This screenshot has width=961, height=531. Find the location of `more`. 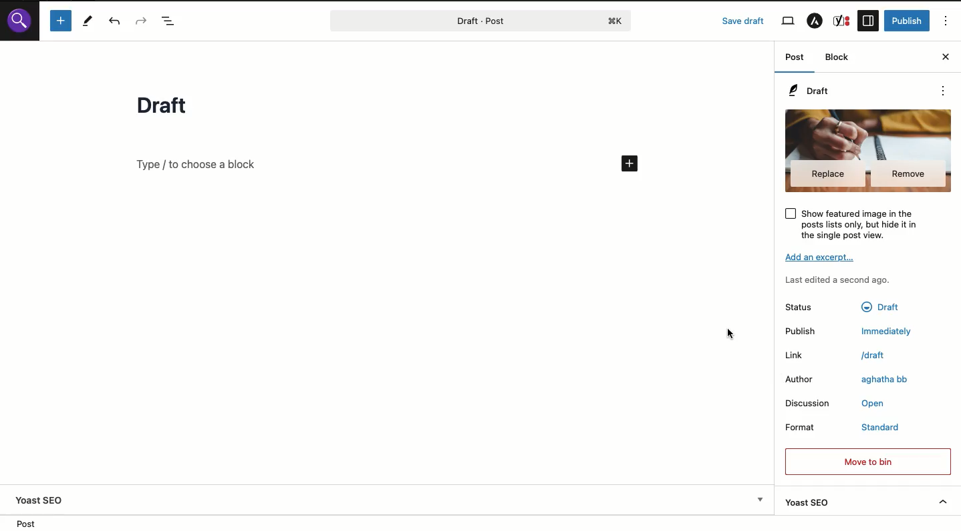

more is located at coordinates (944, 90).